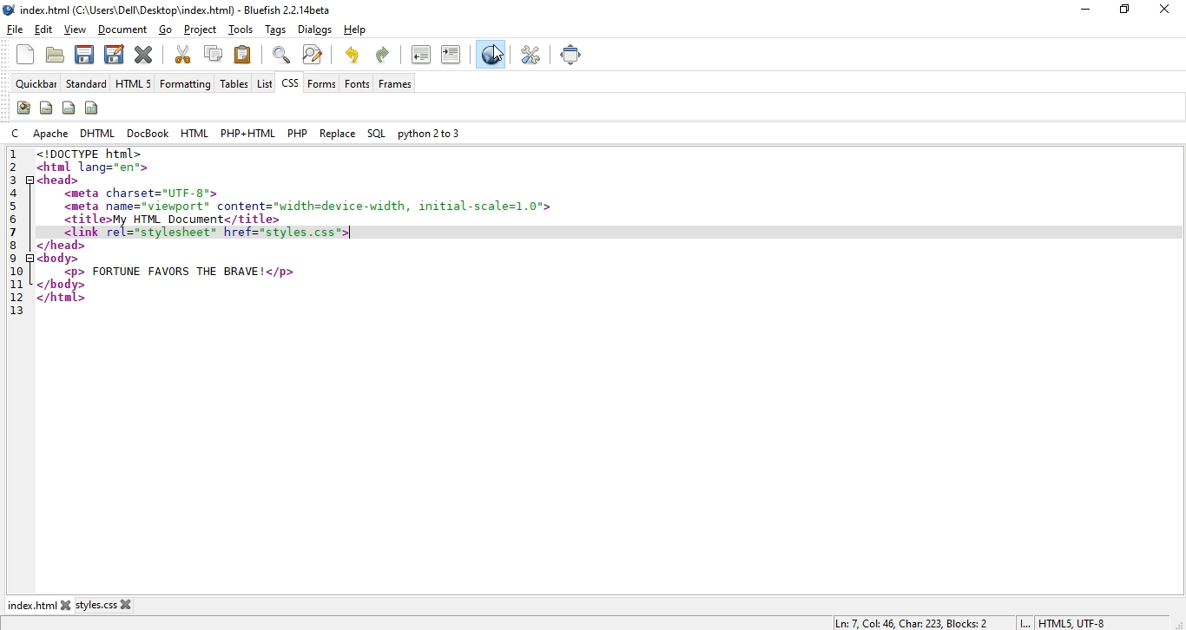  Describe the element at coordinates (27, 55) in the screenshot. I see `new file` at that location.